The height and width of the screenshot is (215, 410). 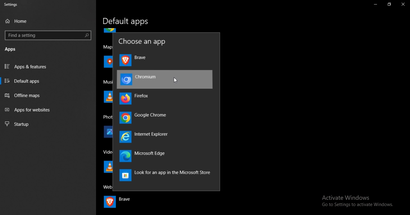 I want to click on Activate Windows
Go to Settings to activate Windows., so click(x=356, y=201).